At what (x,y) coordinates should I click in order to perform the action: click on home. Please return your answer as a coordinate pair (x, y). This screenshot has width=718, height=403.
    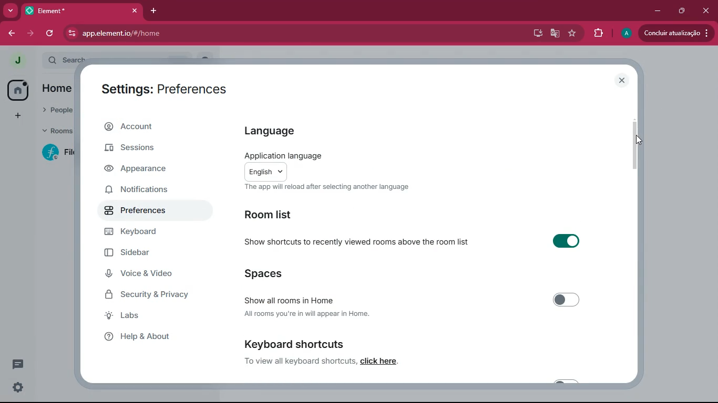
    Looking at the image, I should click on (18, 90).